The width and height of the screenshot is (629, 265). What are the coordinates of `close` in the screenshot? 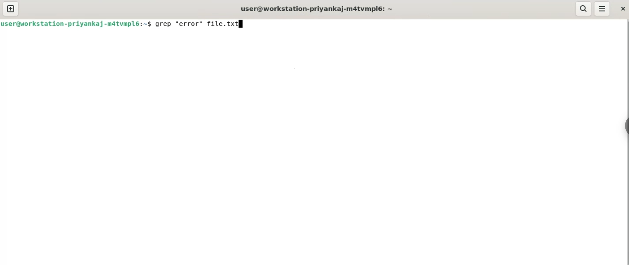 It's located at (622, 9).